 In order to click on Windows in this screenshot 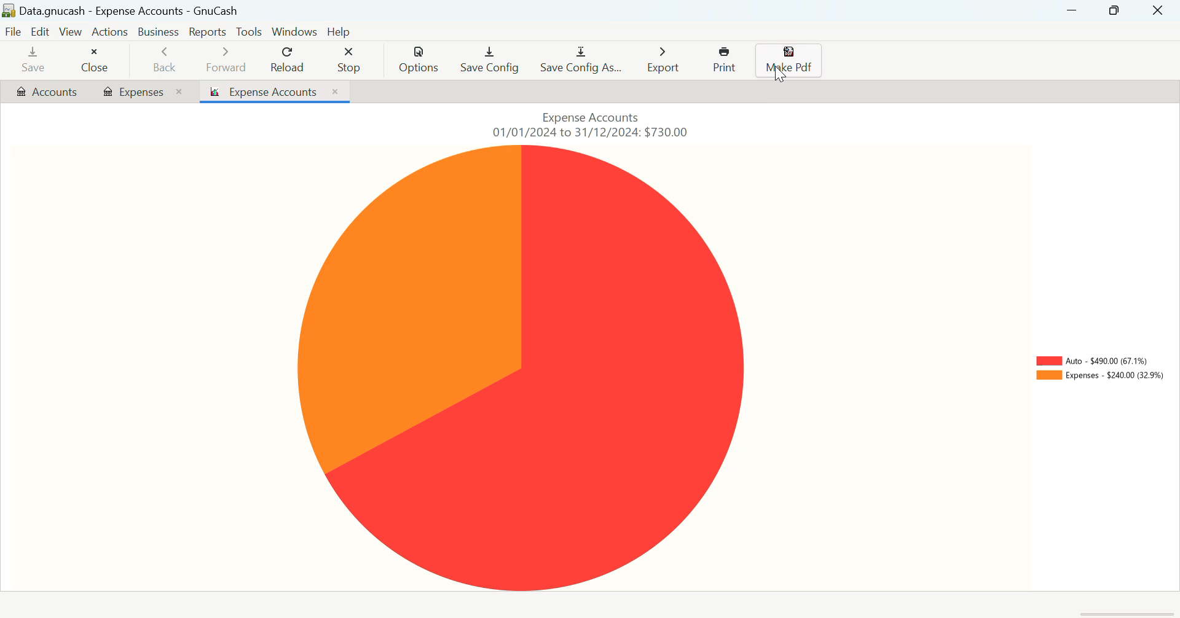, I will do `click(293, 31)`.